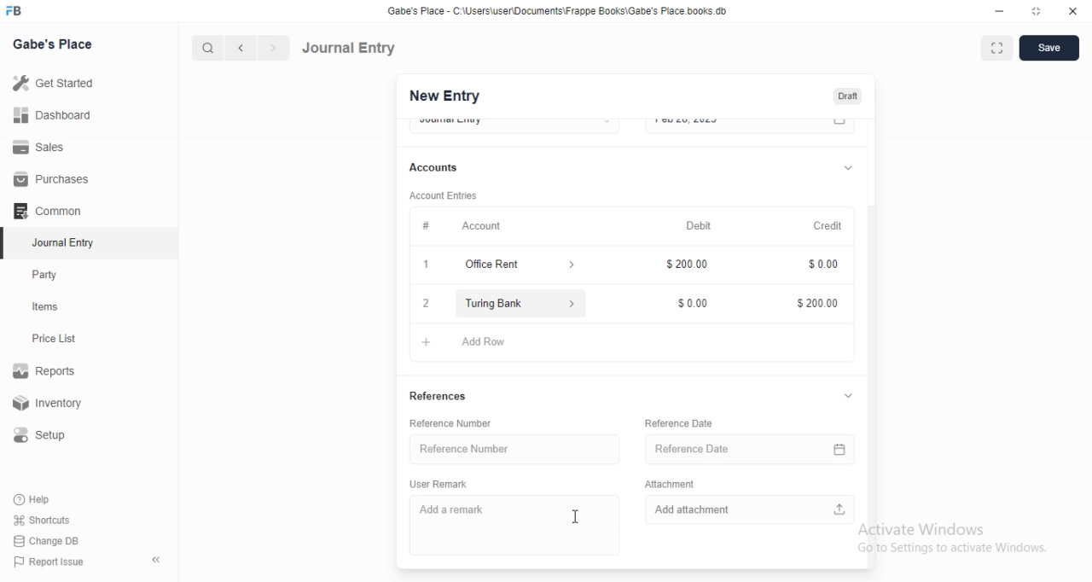 The width and height of the screenshot is (1092, 582). I want to click on Setup, so click(46, 435).